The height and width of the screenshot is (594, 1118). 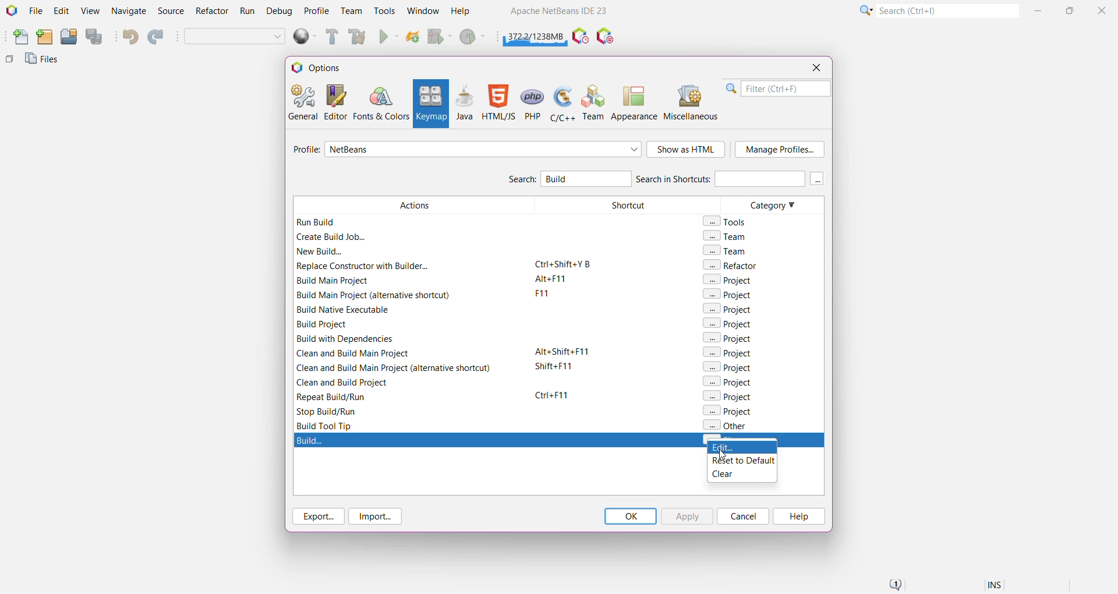 I want to click on Vertical Scroll Bar, so click(x=818, y=313).